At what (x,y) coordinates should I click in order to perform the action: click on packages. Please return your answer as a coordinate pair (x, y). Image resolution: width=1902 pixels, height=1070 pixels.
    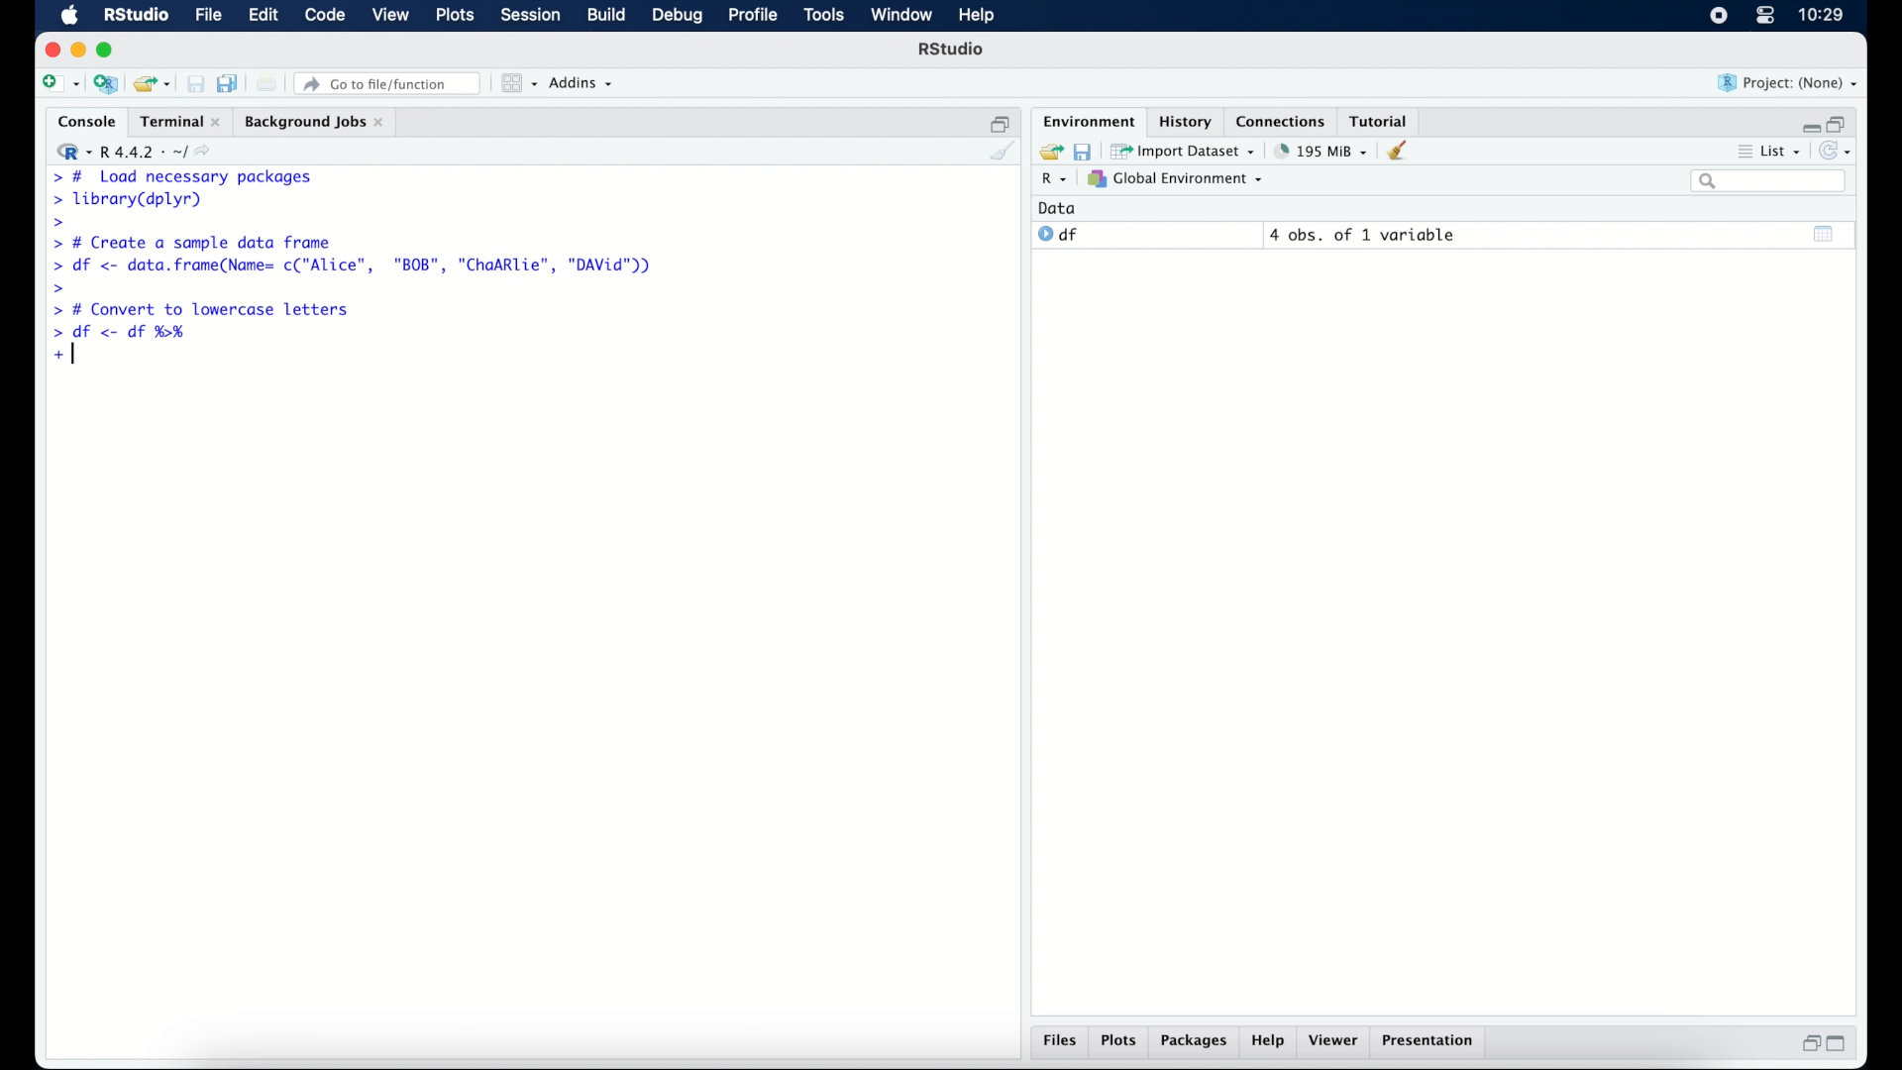
    Looking at the image, I should click on (1195, 1043).